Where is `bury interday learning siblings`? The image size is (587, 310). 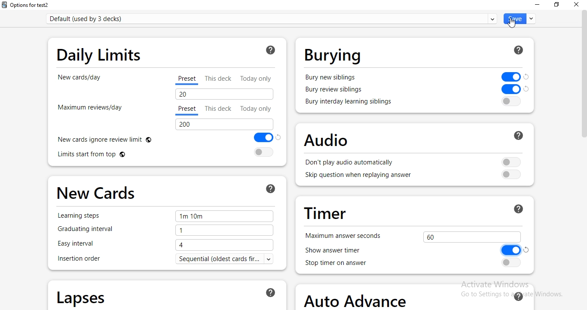
bury interday learning siblings is located at coordinates (403, 103).